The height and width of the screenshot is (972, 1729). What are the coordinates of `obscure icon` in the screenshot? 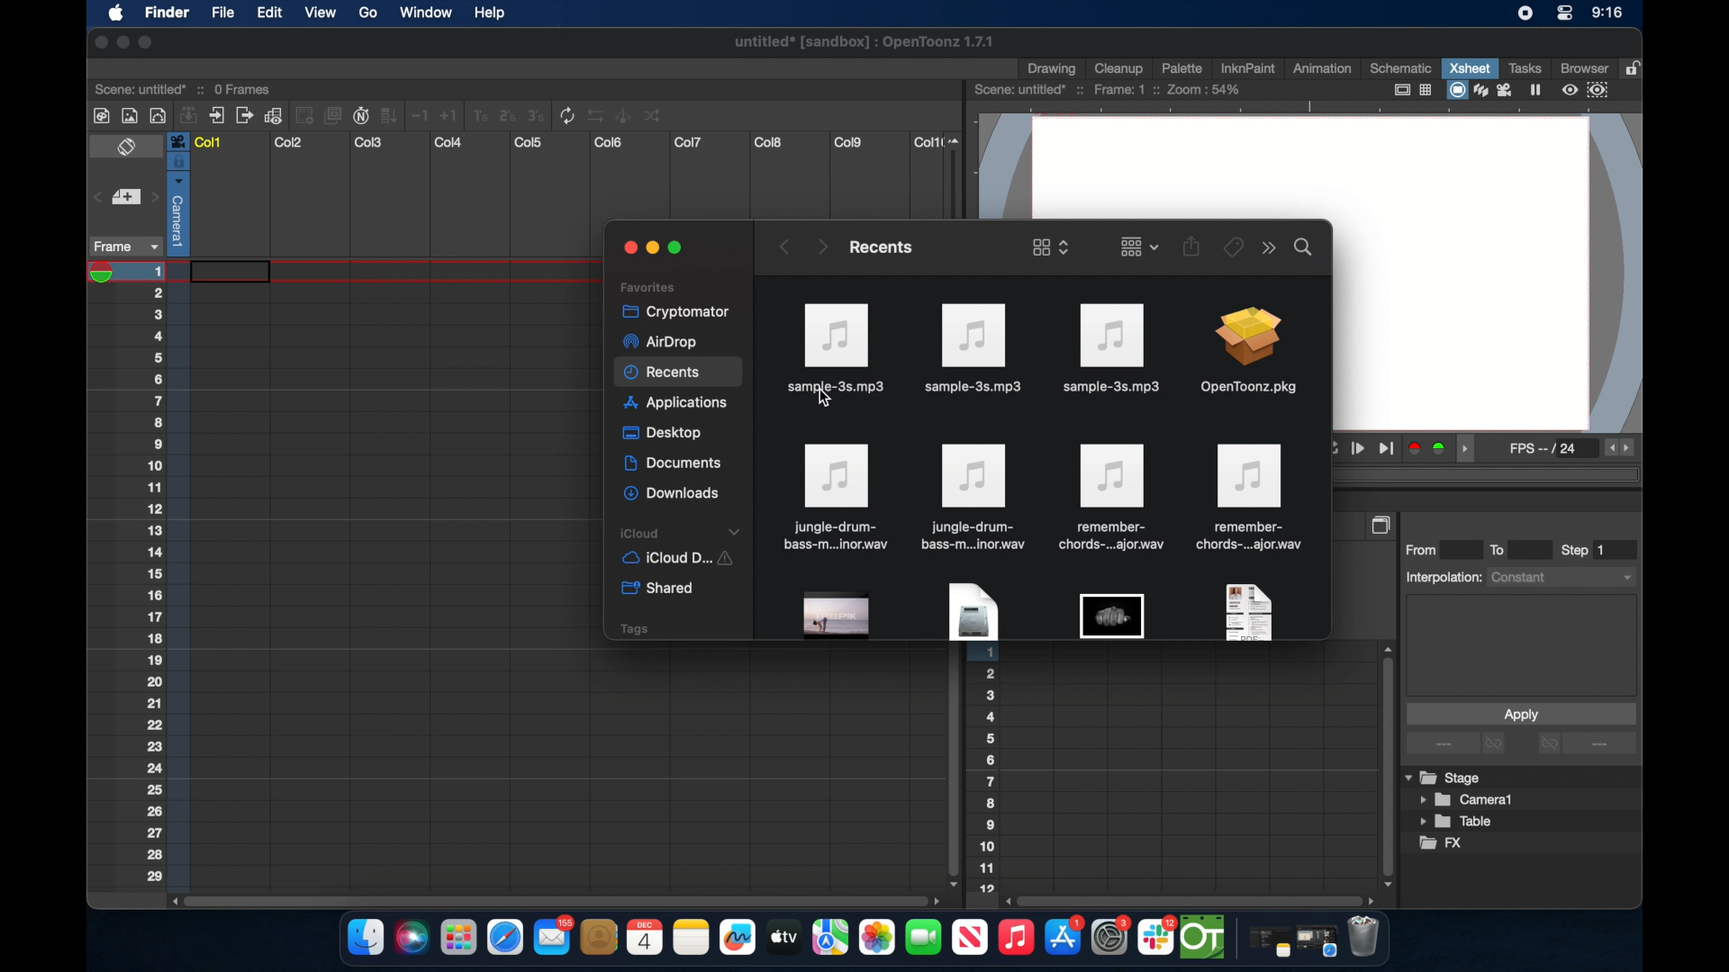 It's located at (972, 612).